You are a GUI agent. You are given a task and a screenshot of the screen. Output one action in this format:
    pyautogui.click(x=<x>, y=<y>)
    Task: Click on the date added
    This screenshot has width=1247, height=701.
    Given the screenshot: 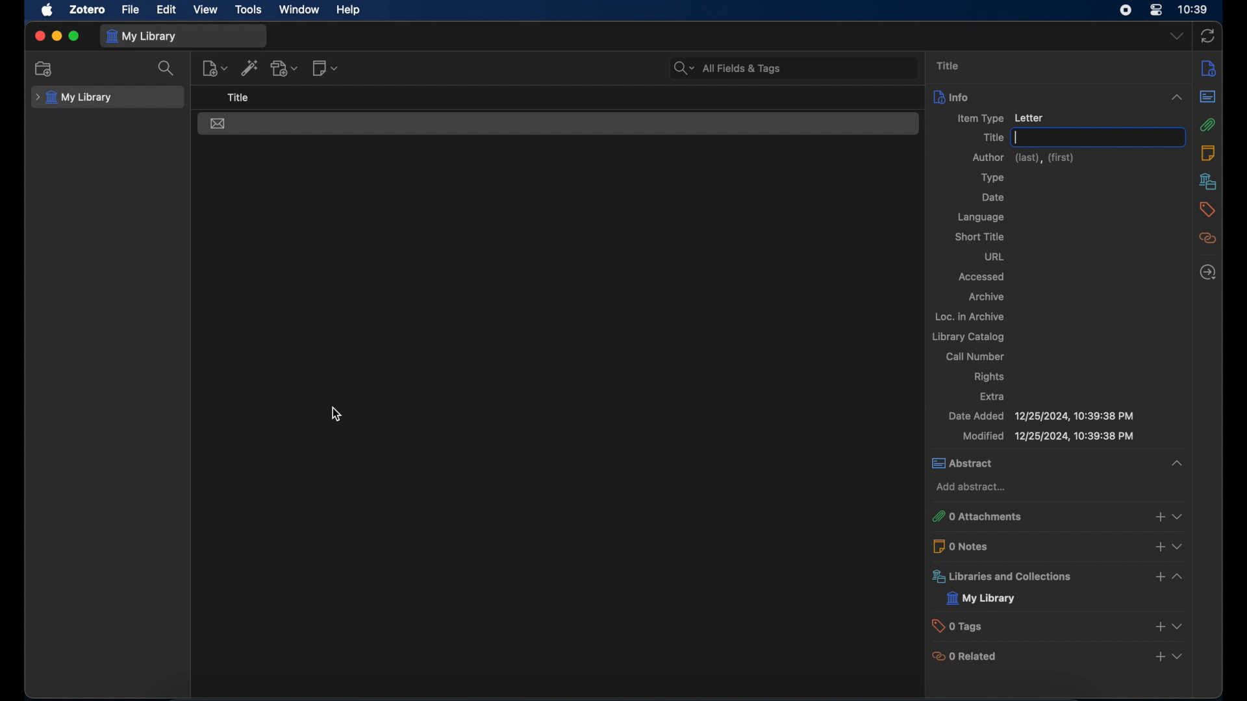 What is the action you would take?
    pyautogui.click(x=1041, y=415)
    